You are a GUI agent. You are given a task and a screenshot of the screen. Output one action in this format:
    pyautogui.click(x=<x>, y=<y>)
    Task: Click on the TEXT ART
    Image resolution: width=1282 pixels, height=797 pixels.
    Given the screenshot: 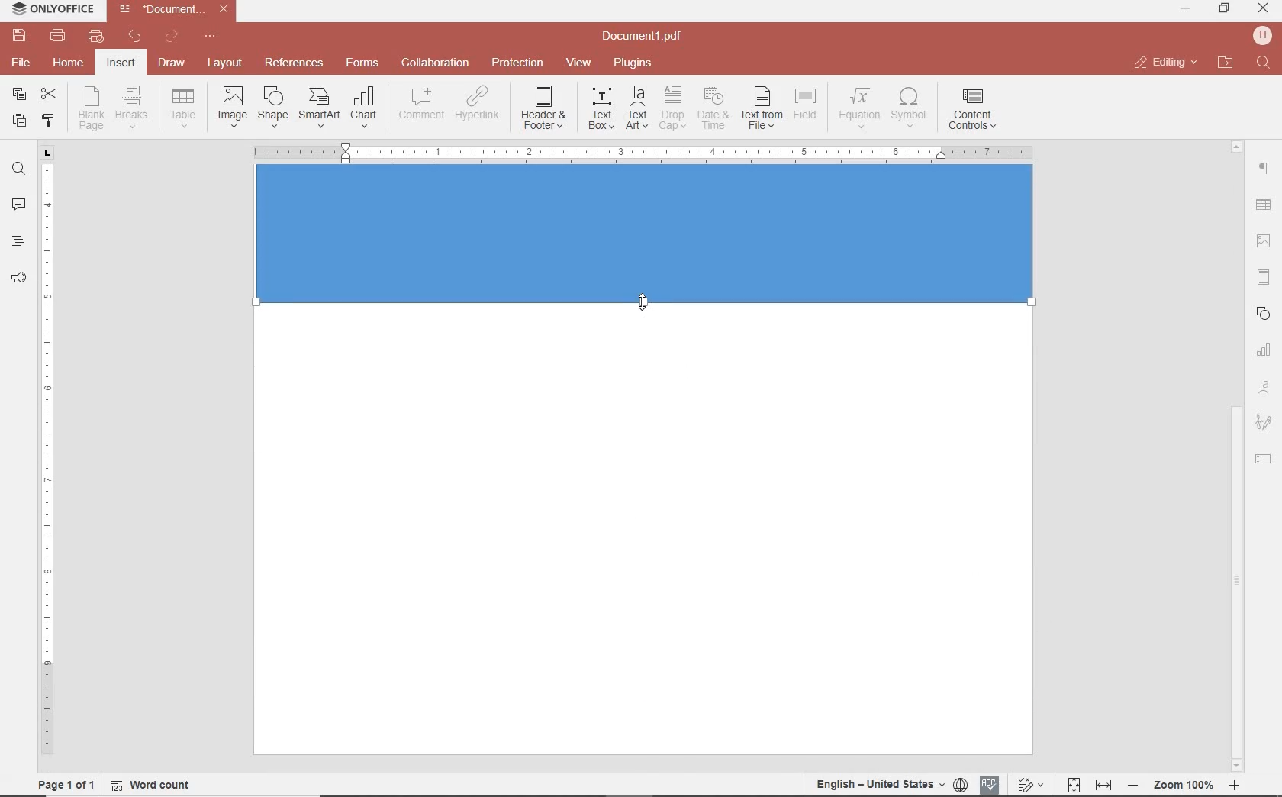 What is the action you would take?
    pyautogui.click(x=1264, y=388)
    